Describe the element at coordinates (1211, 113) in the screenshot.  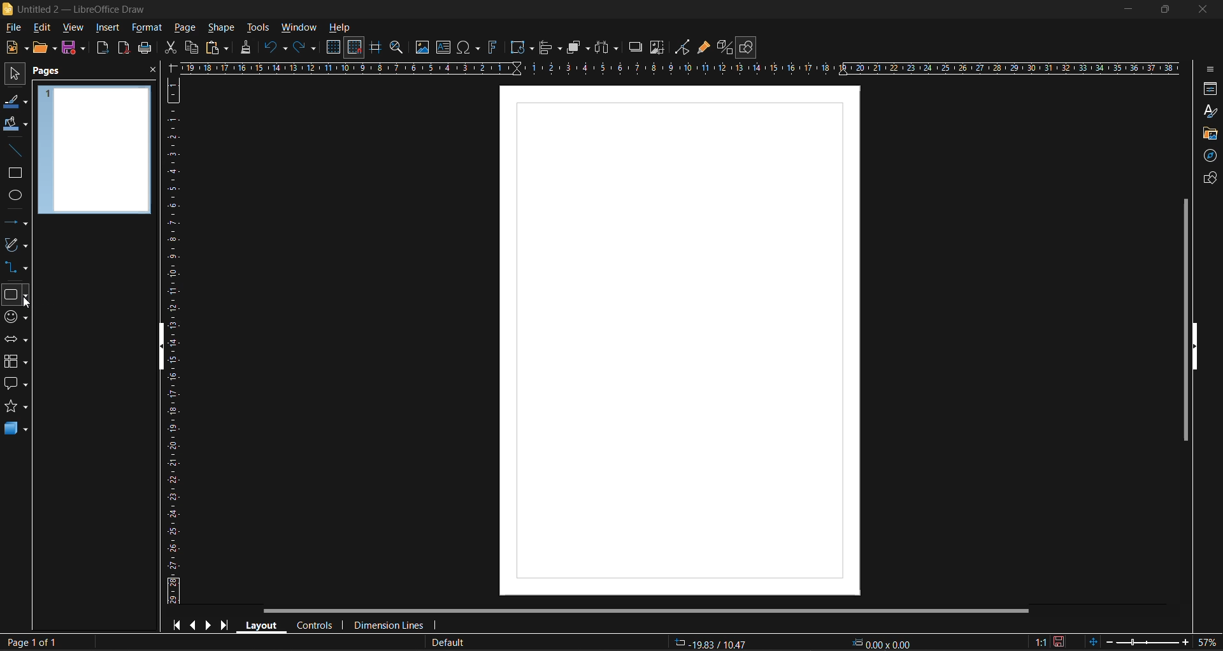
I see `styles` at that location.